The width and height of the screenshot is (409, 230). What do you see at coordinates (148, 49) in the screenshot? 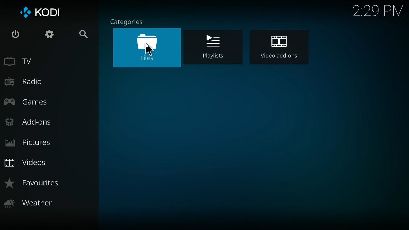
I see `Cursor` at bounding box center [148, 49].